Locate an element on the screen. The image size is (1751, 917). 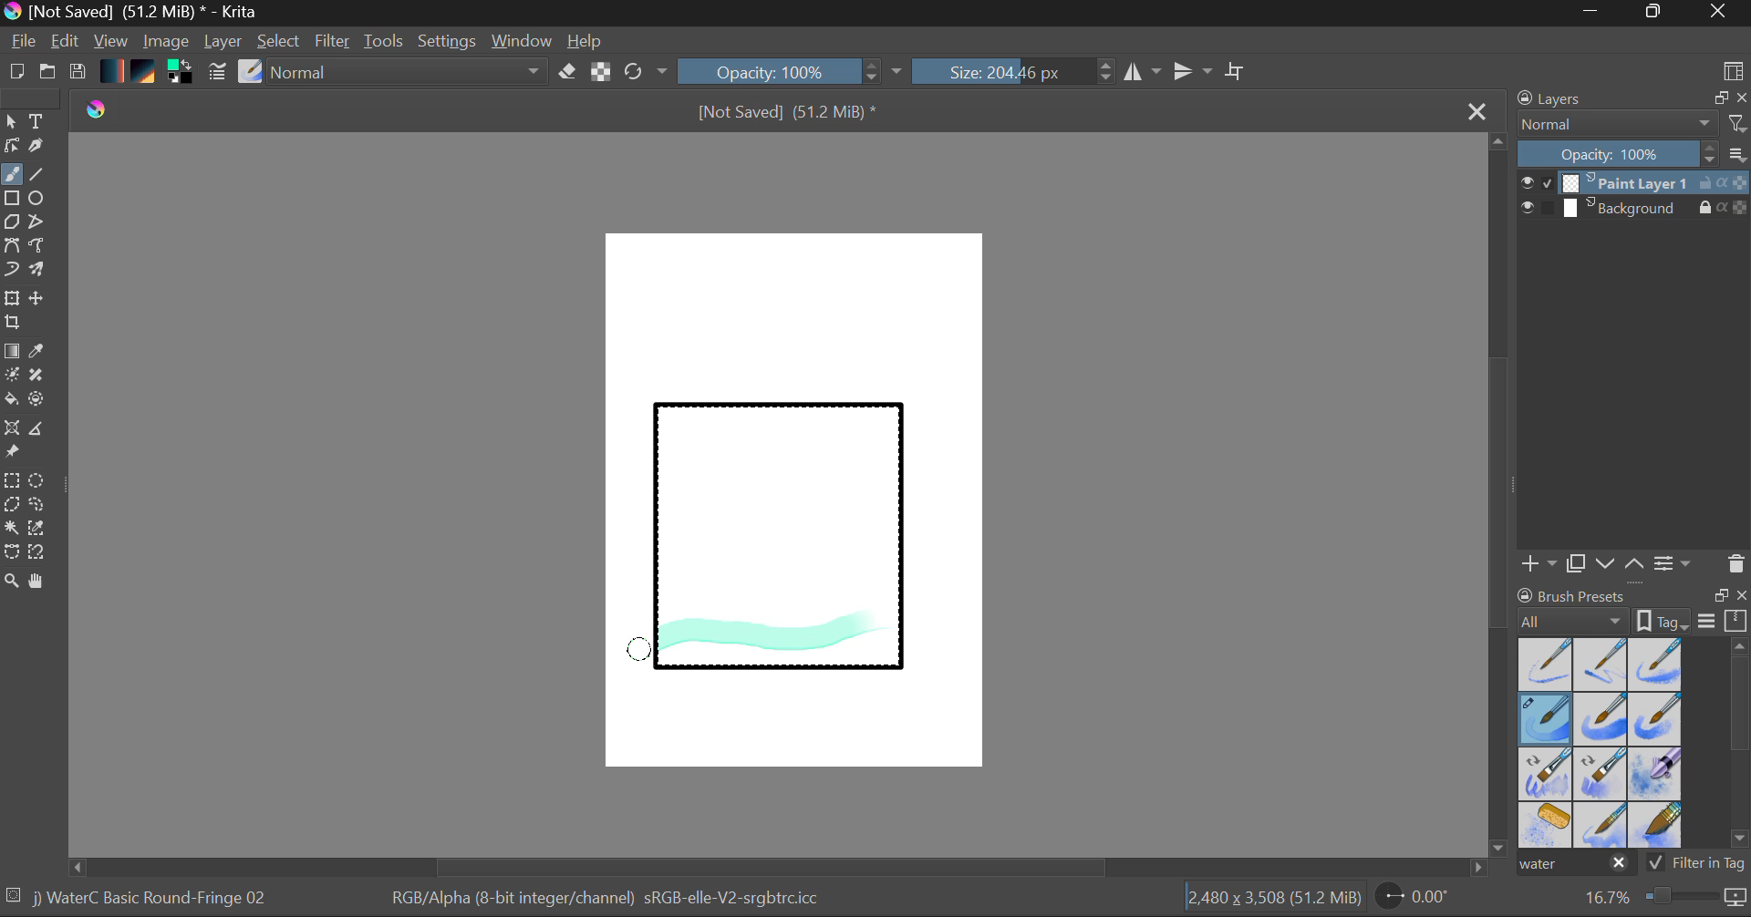
Paintbrush is located at coordinates (11, 176).